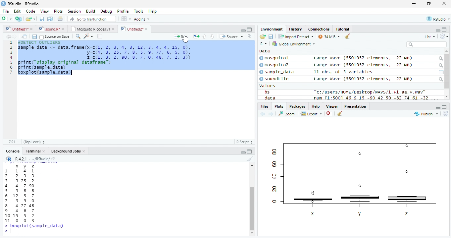  Describe the element at coordinates (427, 36) in the screenshot. I see `List` at that location.